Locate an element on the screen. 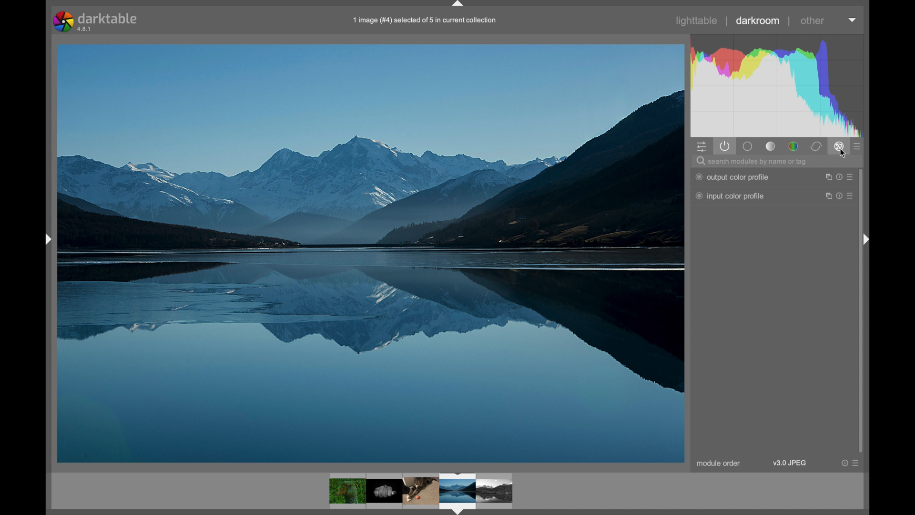 The width and height of the screenshot is (915, 515). more options is located at coordinates (851, 197).